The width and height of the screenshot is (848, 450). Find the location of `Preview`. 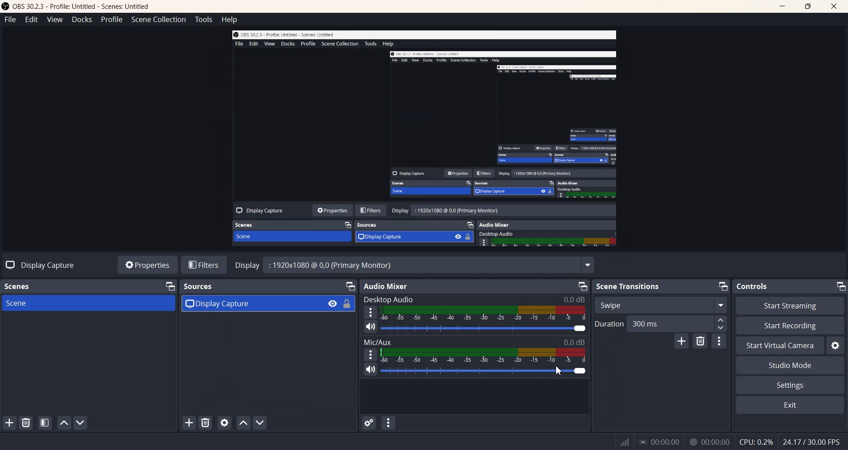

Preview is located at coordinates (420, 139).